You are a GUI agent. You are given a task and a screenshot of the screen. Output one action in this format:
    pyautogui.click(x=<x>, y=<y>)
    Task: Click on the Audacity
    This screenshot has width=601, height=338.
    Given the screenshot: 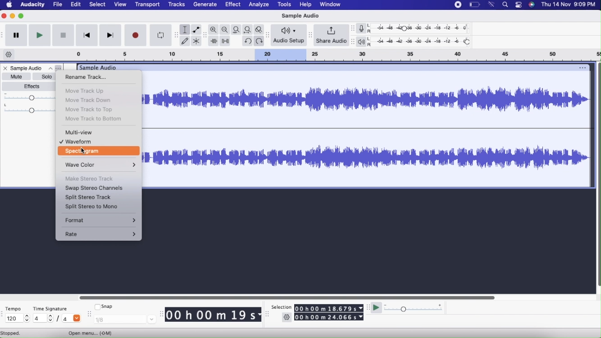 What is the action you would take?
    pyautogui.click(x=33, y=5)
    